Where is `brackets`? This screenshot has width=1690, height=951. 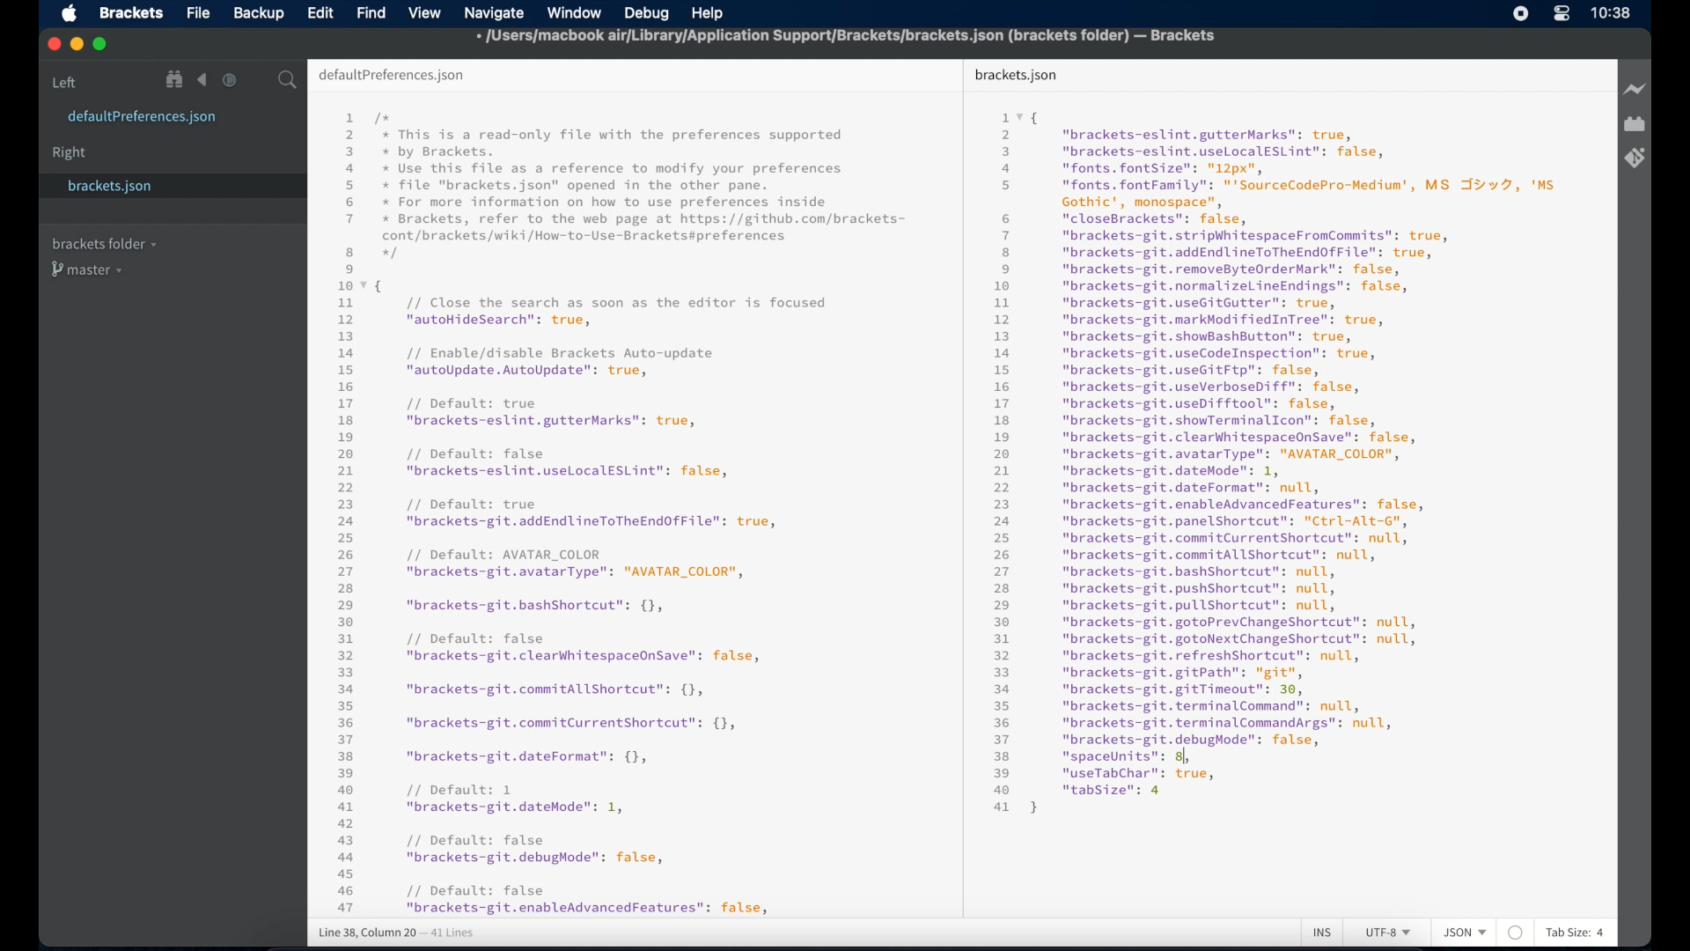
brackets is located at coordinates (132, 13).